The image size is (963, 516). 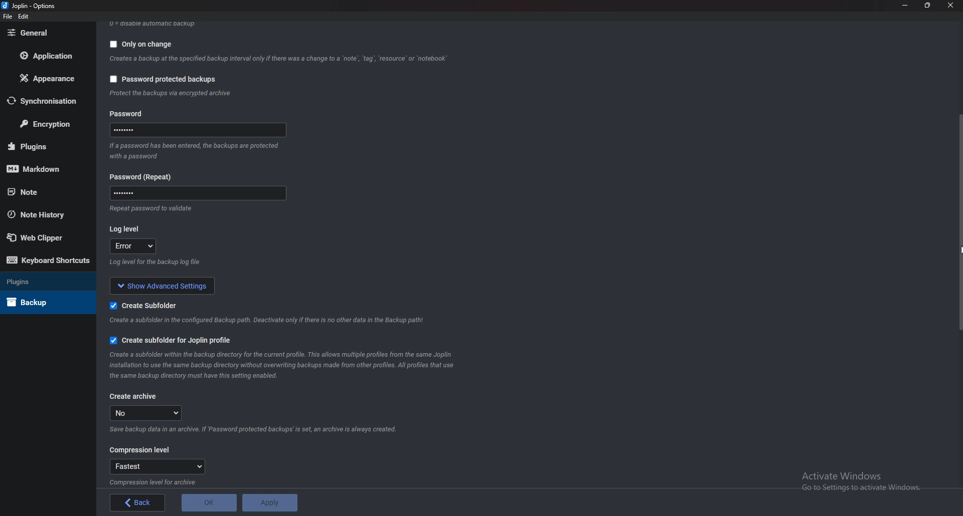 I want to click on Info on password, so click(x=195, y=152).